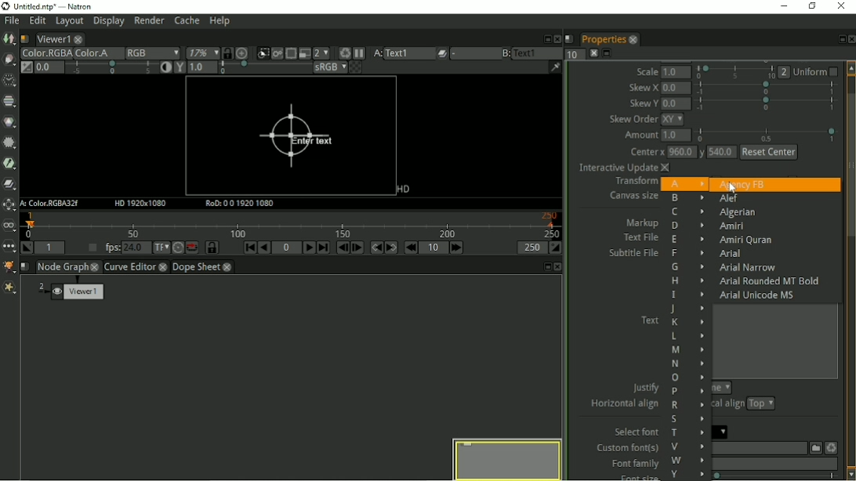 This screenshot has height=481, width=856. I want to click on Proxy mode, so click(303, 54).